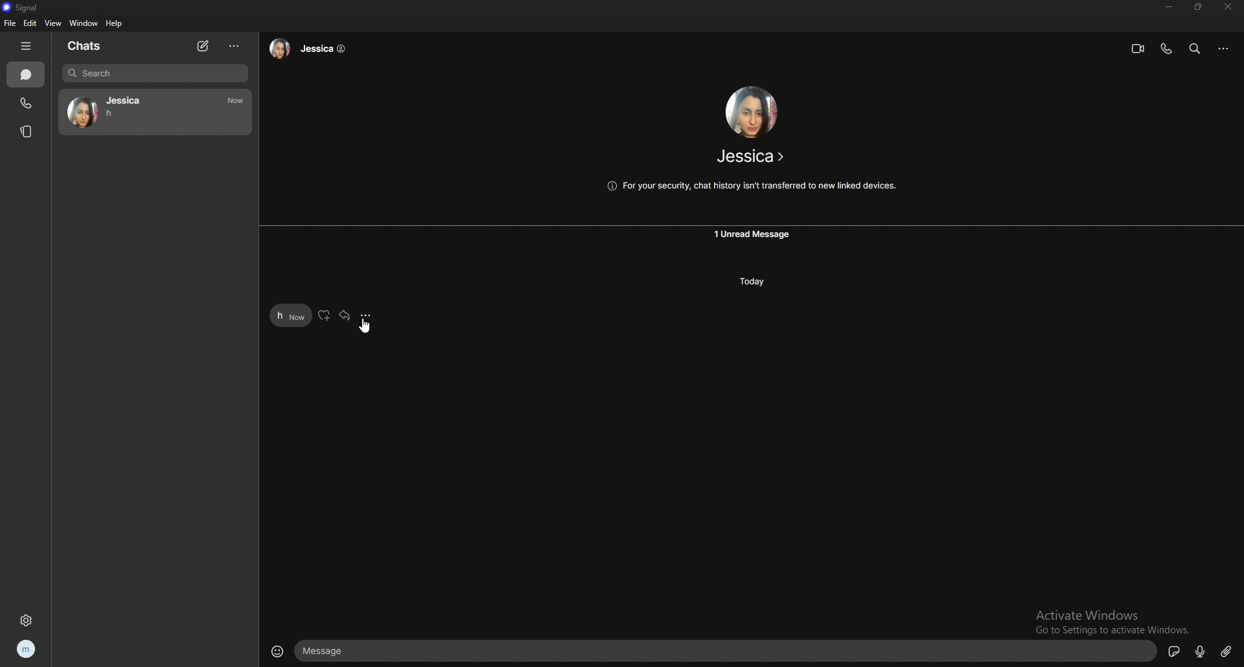  What do you see at coordinates (1201, 651) in the screenshot?
I see `mic` at bounding box center [1201, 651].